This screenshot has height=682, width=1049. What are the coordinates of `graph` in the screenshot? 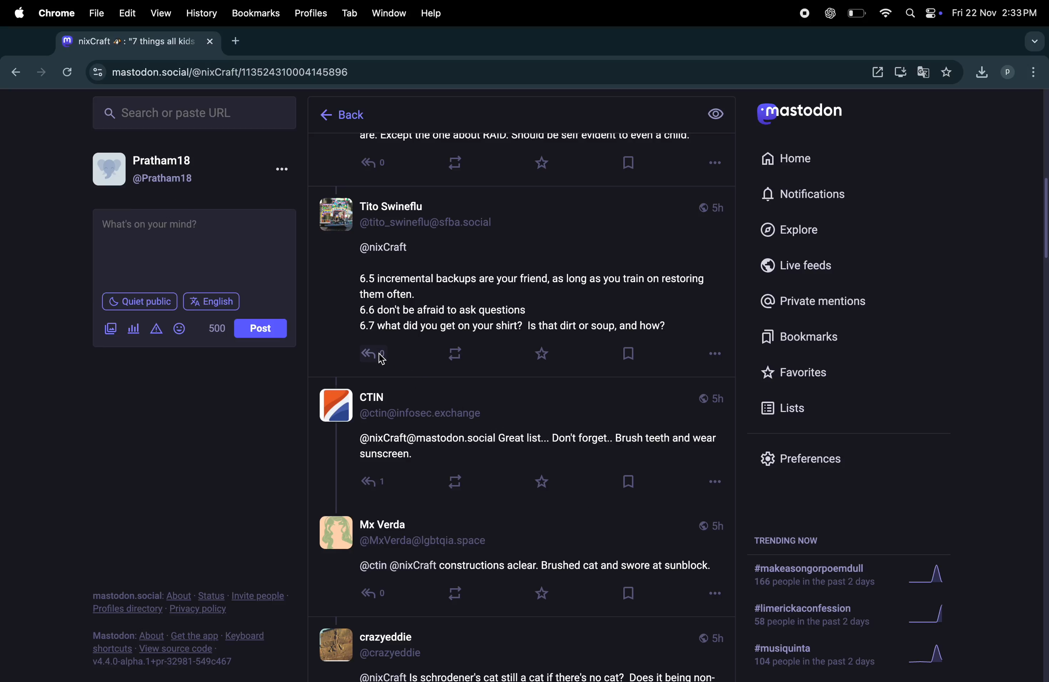 It's located at (934, 612).